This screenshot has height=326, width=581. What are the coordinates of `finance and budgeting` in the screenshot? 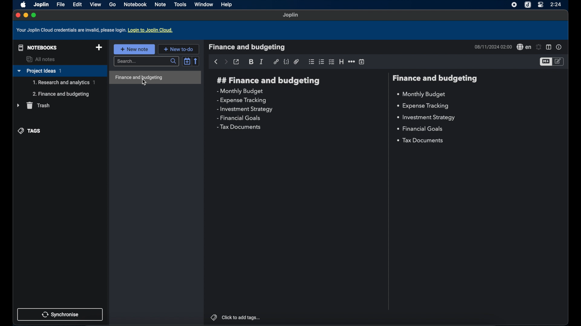 It's located at (436, 78).